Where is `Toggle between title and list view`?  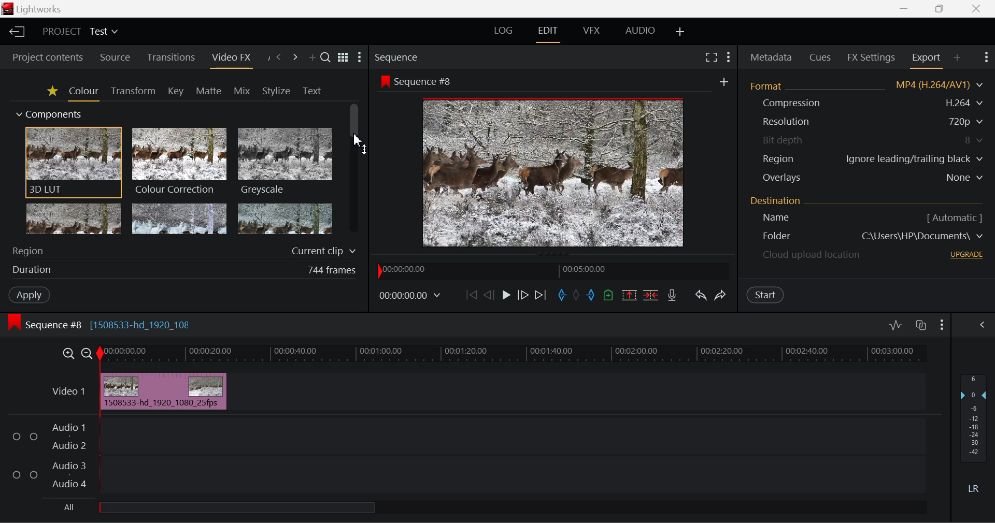 Toggle between title and list view is located at coordinates (344, 58).